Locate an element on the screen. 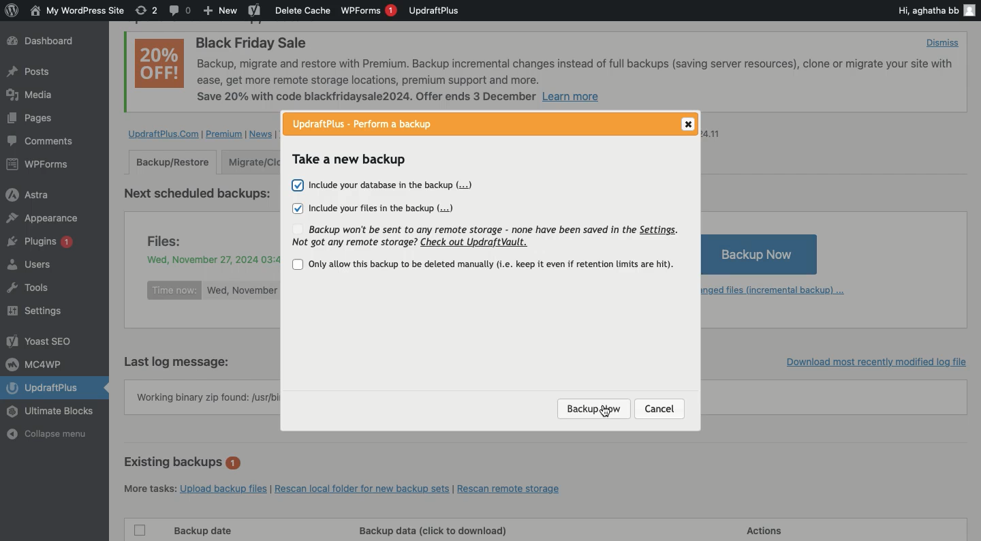 The width and height of the screenshot is (981, 541). Upload backup files is located at coordinates (224, 486).